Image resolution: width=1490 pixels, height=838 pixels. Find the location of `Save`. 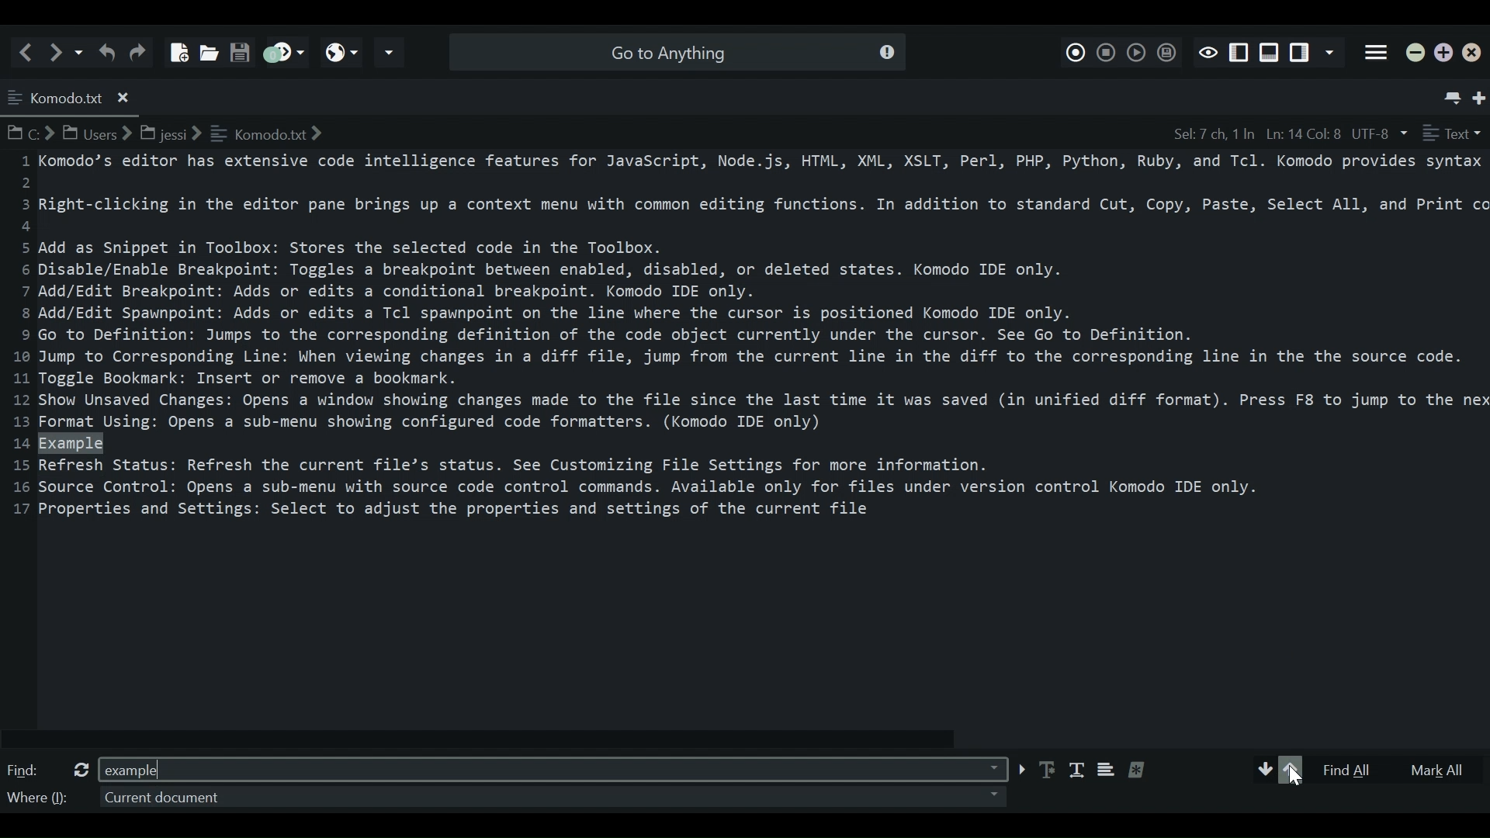

Save is located at coordinates (239, 47).